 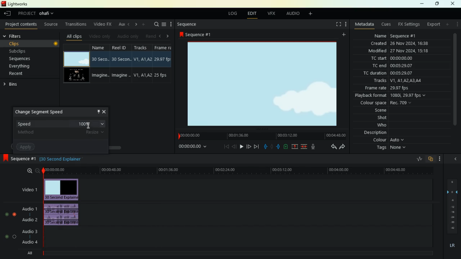 I want to click on transitions, so click(x=77, y=25).